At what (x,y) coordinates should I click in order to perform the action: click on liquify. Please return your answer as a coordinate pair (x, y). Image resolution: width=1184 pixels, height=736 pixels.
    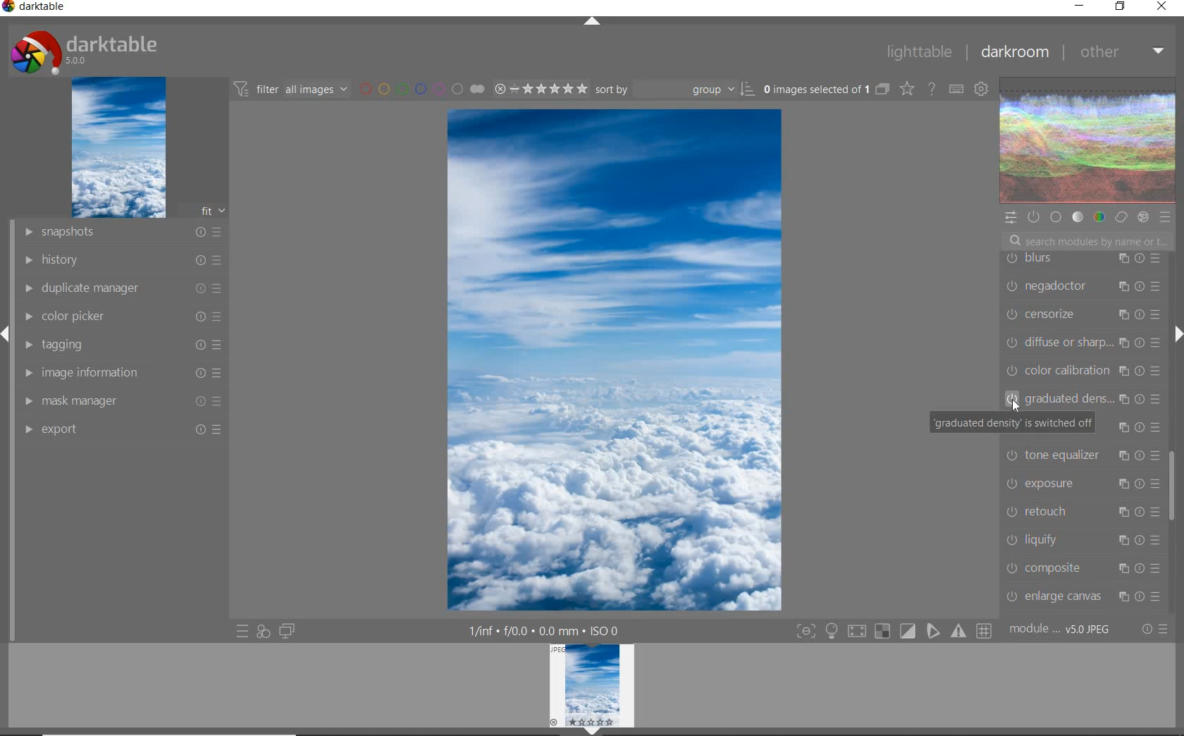
    Looking at the image, I should click on (1082, 539).